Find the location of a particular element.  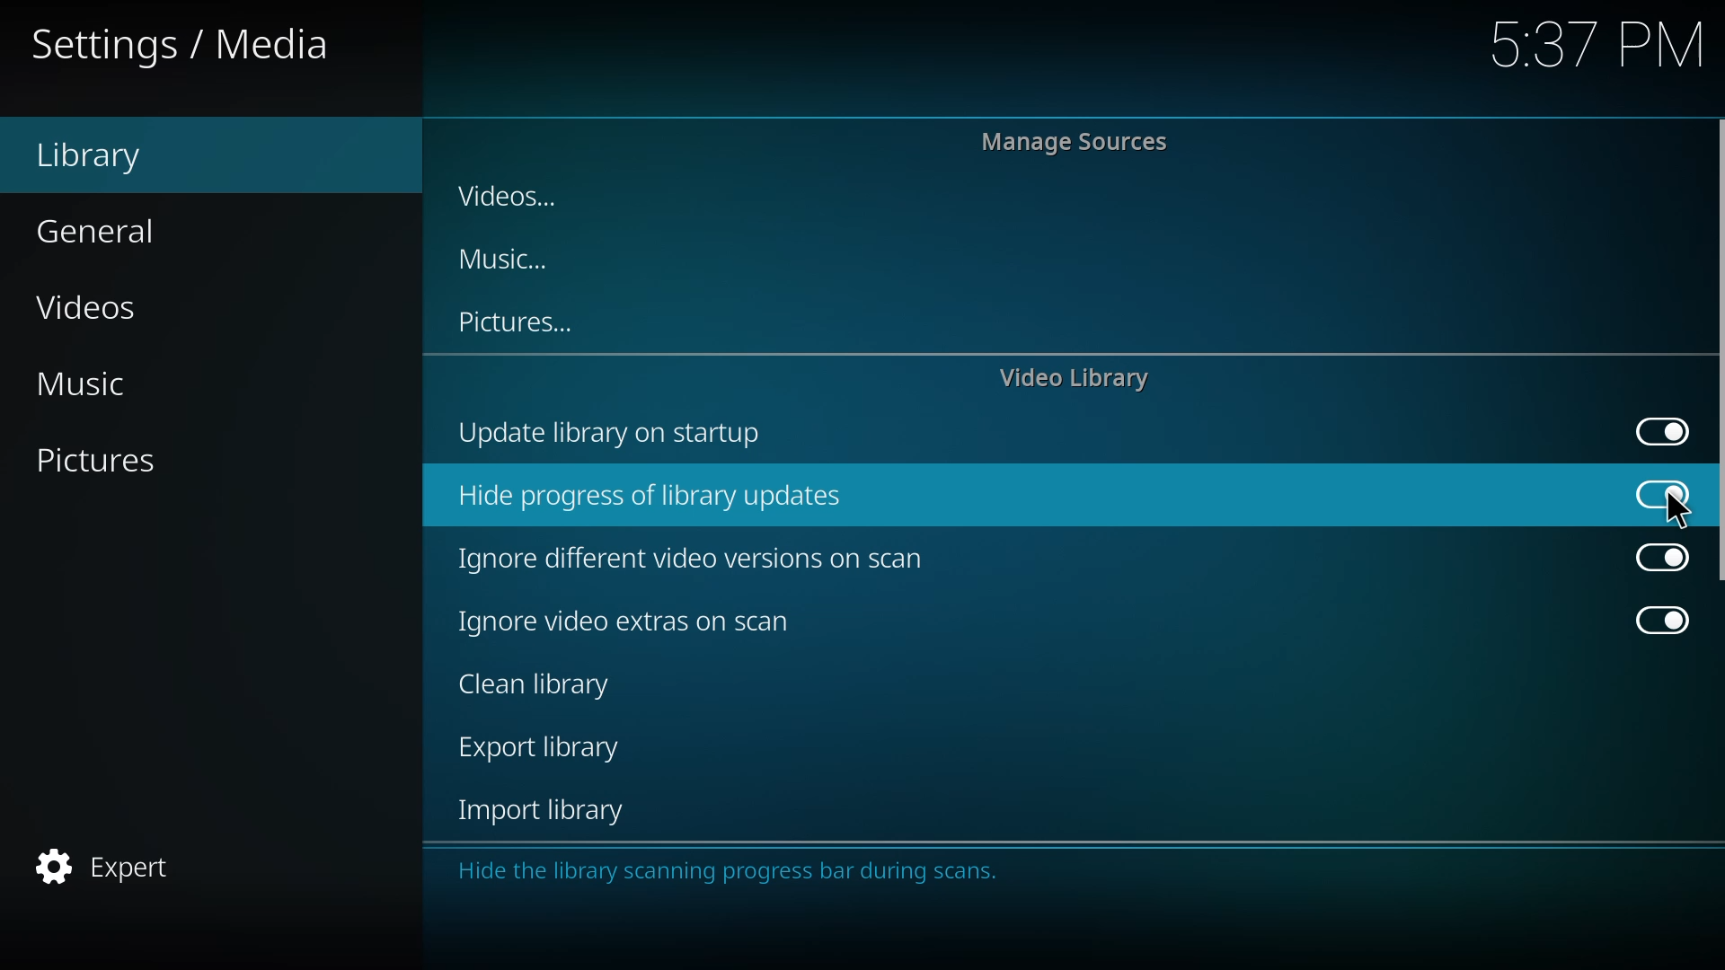

ignore different video versions on scan is located at coordinates (698, 560).